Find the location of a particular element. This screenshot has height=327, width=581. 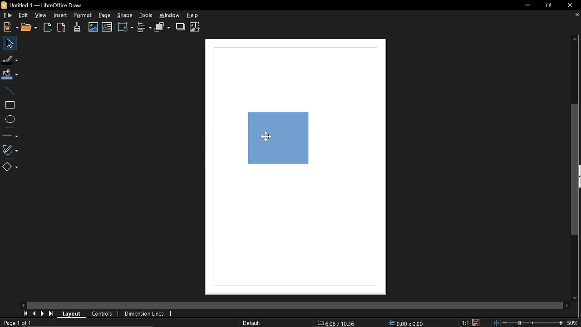

CLose is located at coordinates (570, 5).